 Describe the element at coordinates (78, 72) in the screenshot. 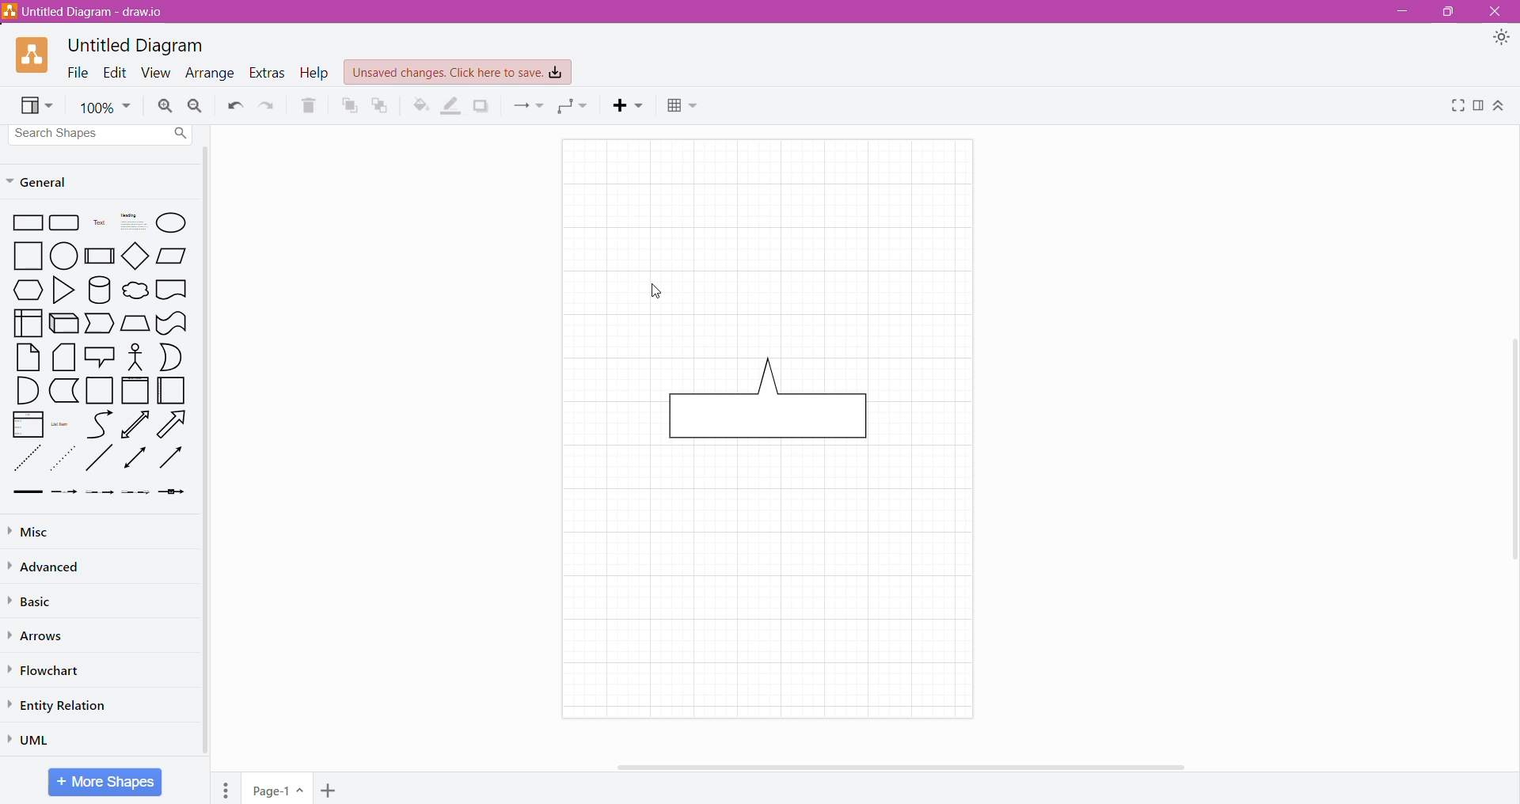

I see `File` at that location.